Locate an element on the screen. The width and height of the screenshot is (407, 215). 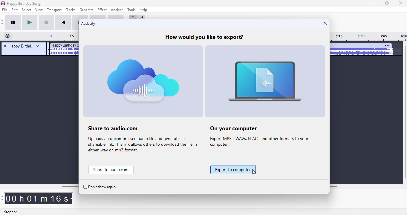
close is located at coordinates (401, 3).